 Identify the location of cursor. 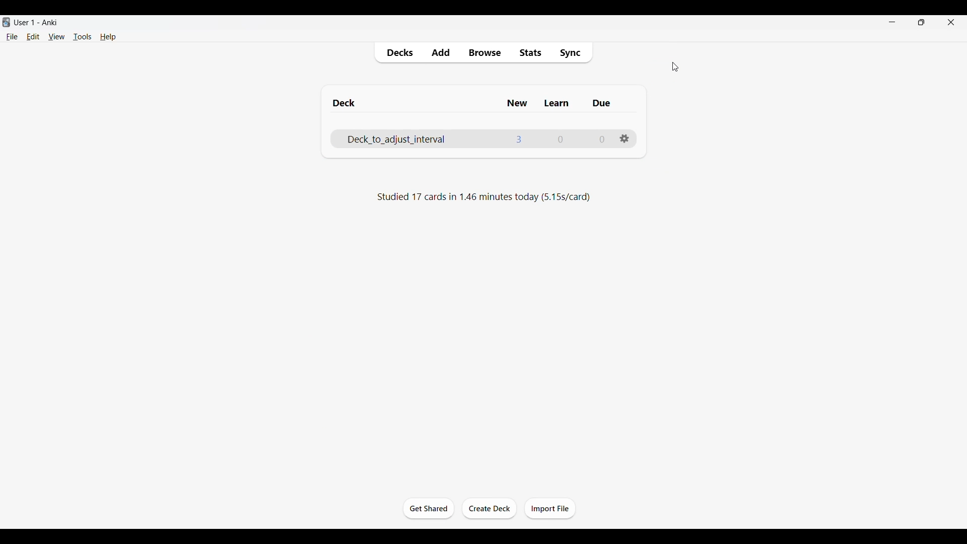
(676, 68).